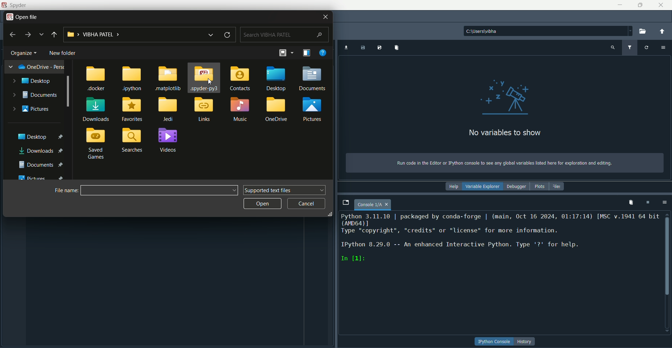 The width and height of the screenshot is (672, 348). What do you see at coordinates (34, 95) in the screenshot?
I see `documents` at bounding box center [34, 95].